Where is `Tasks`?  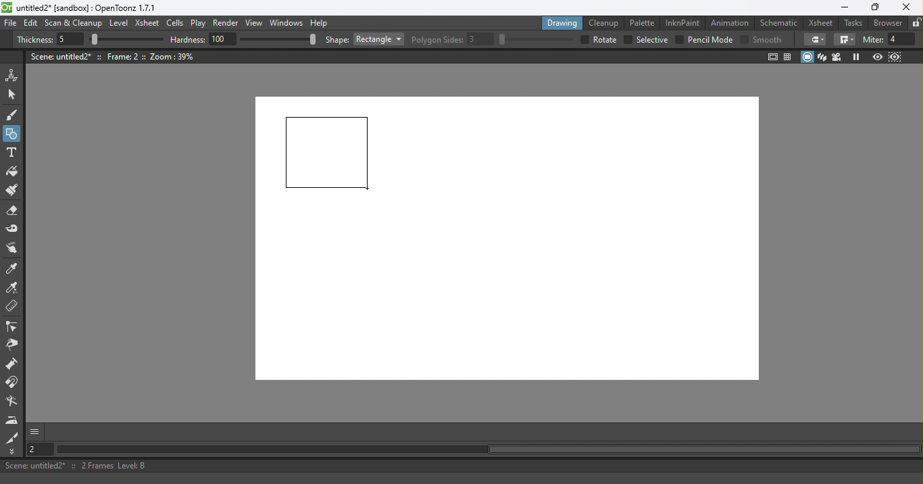
Tasks is located at coordinates (854, 23).